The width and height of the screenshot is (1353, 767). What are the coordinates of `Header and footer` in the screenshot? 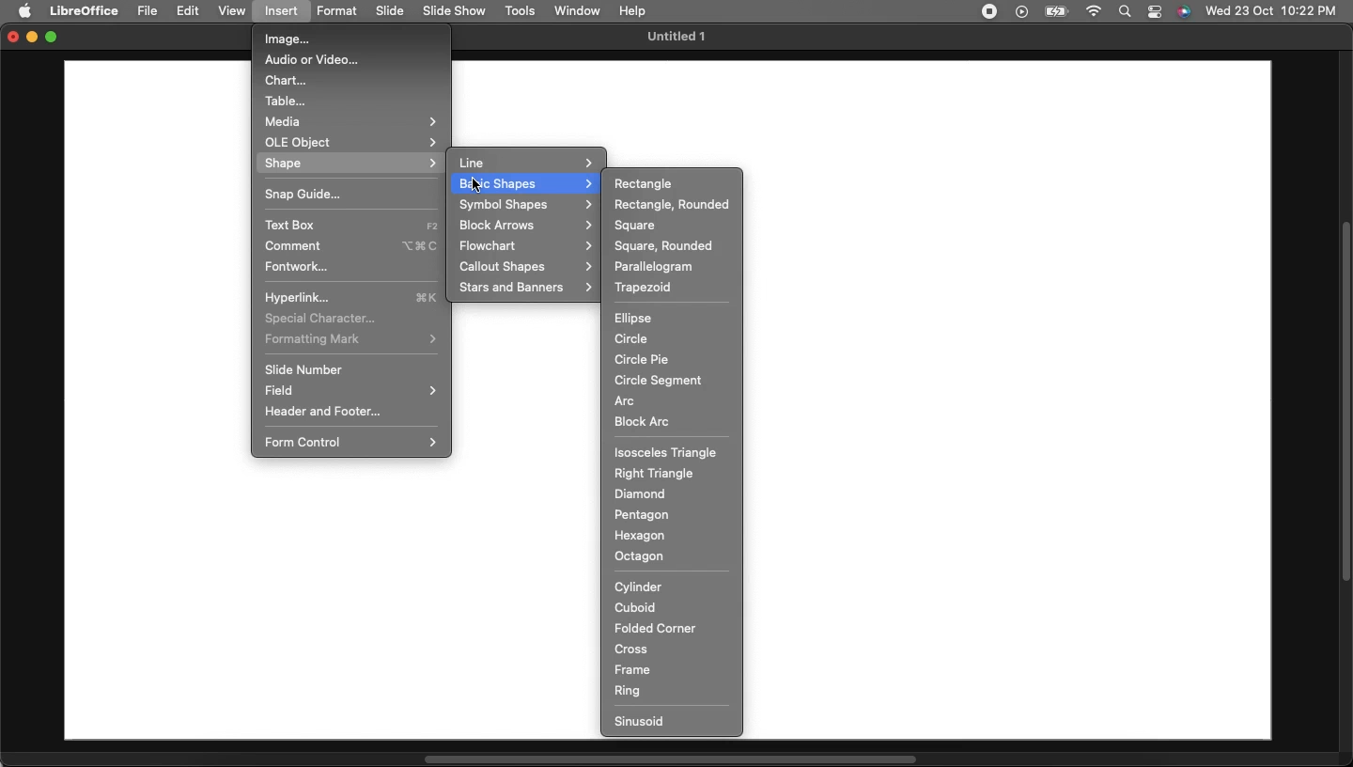 It's located at (323, 411).